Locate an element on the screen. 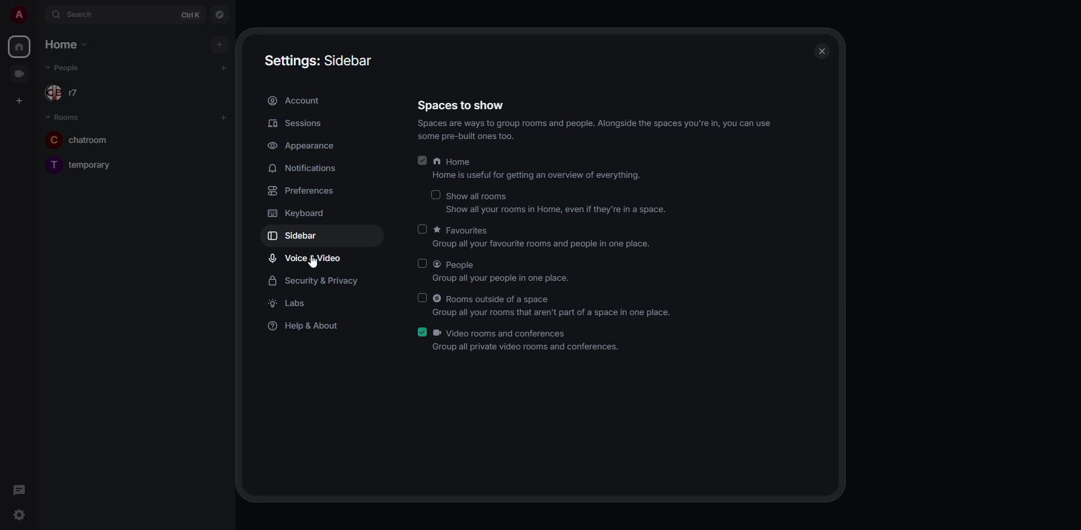  create space is located at coordinates (21, 100).